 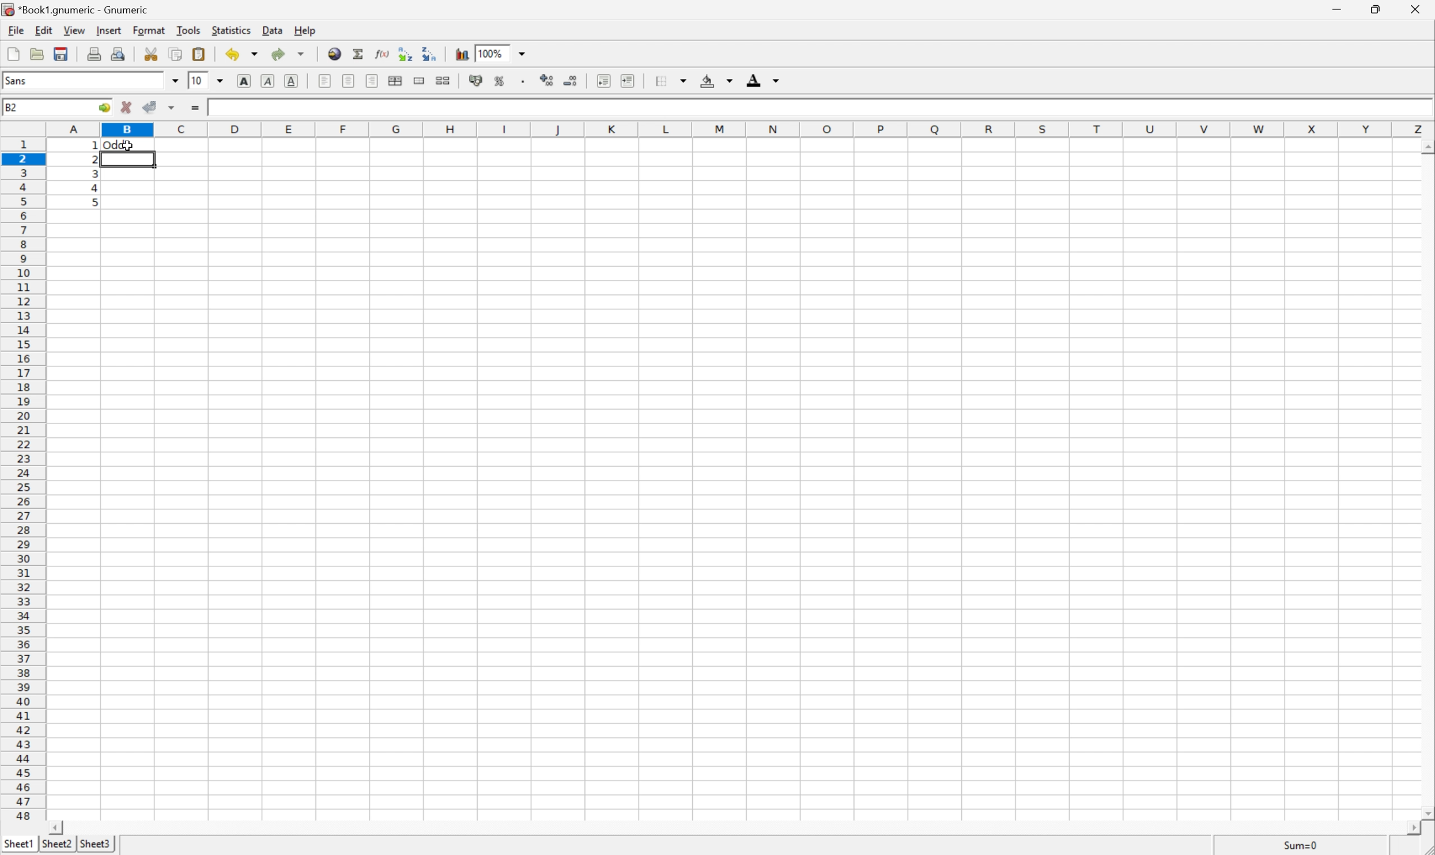 What do you see at coordinates (1425, 811) in the screenshot?
I see `Scroll Down` at bounding box center [1425, 811].